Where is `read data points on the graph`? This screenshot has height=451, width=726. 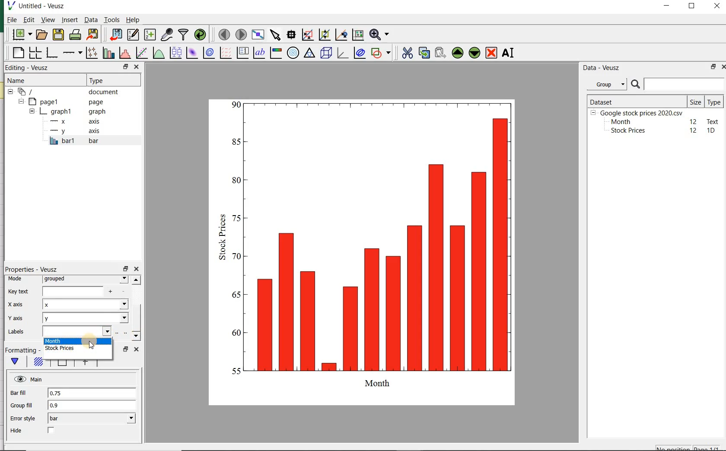
read data points on the graph is located at coordinates (290, 35).